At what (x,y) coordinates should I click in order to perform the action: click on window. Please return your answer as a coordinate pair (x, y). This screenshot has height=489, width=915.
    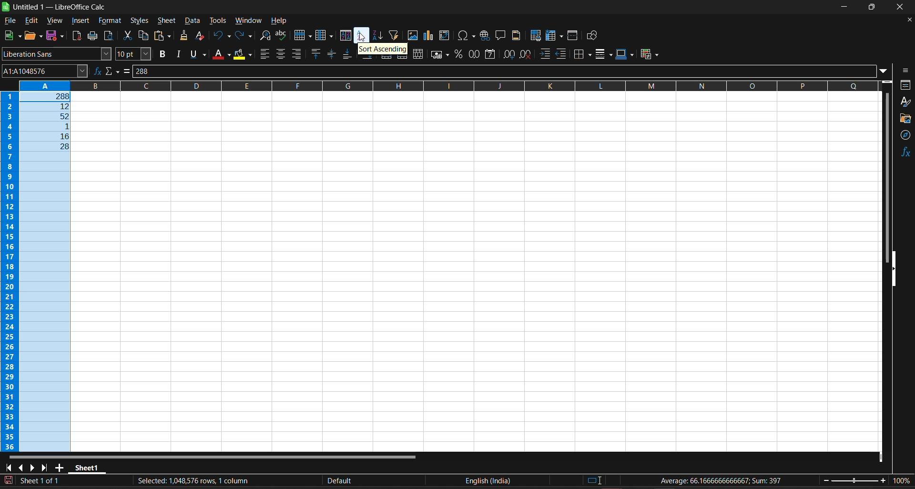
    Looking at the image, I should click on (250, 20).